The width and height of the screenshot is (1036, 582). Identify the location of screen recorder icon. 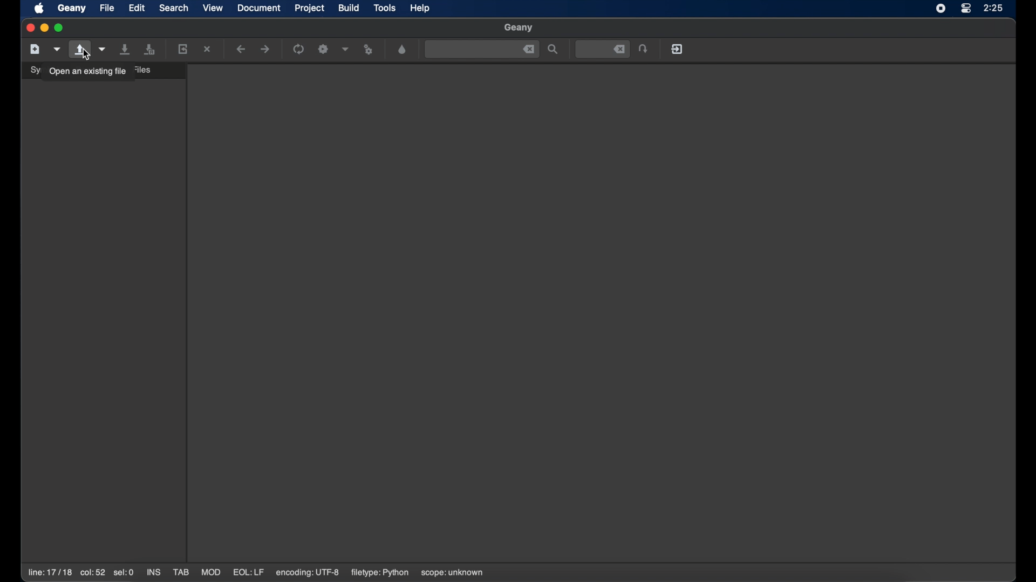
(941, 8).